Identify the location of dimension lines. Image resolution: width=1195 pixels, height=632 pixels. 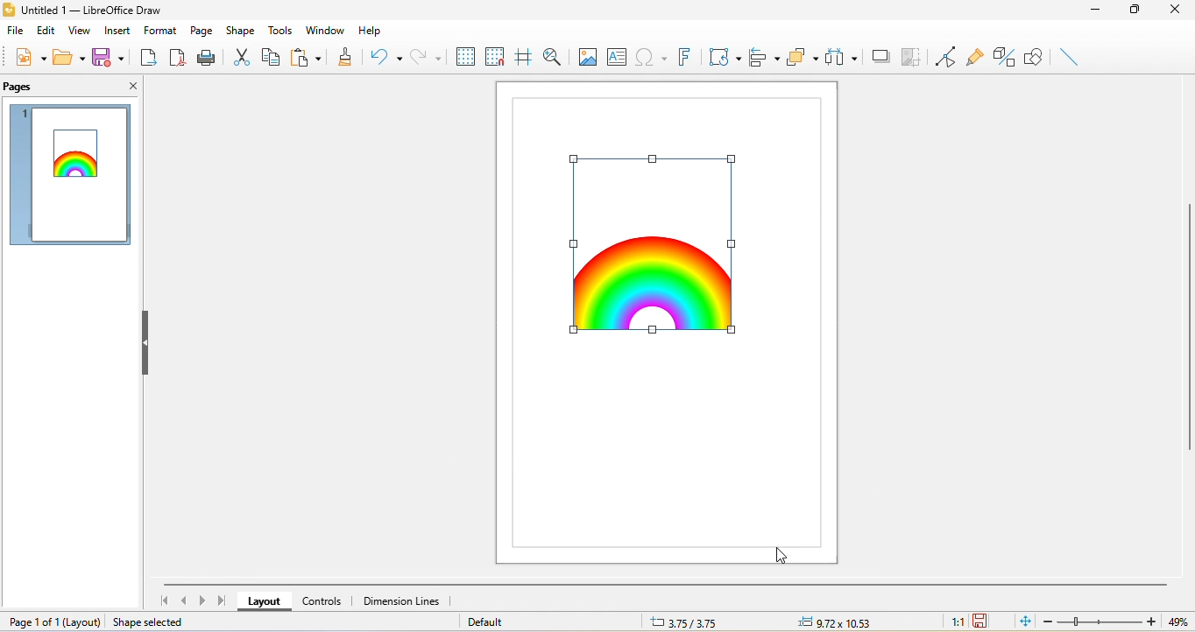
(406, 600).